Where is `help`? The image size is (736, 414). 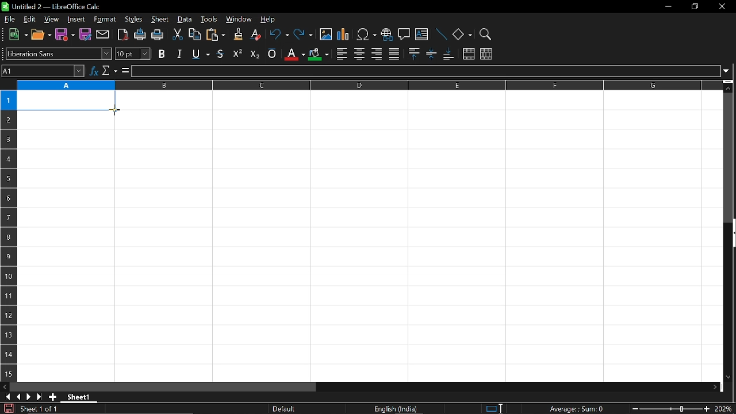 help is located at coordinates (273, 18).